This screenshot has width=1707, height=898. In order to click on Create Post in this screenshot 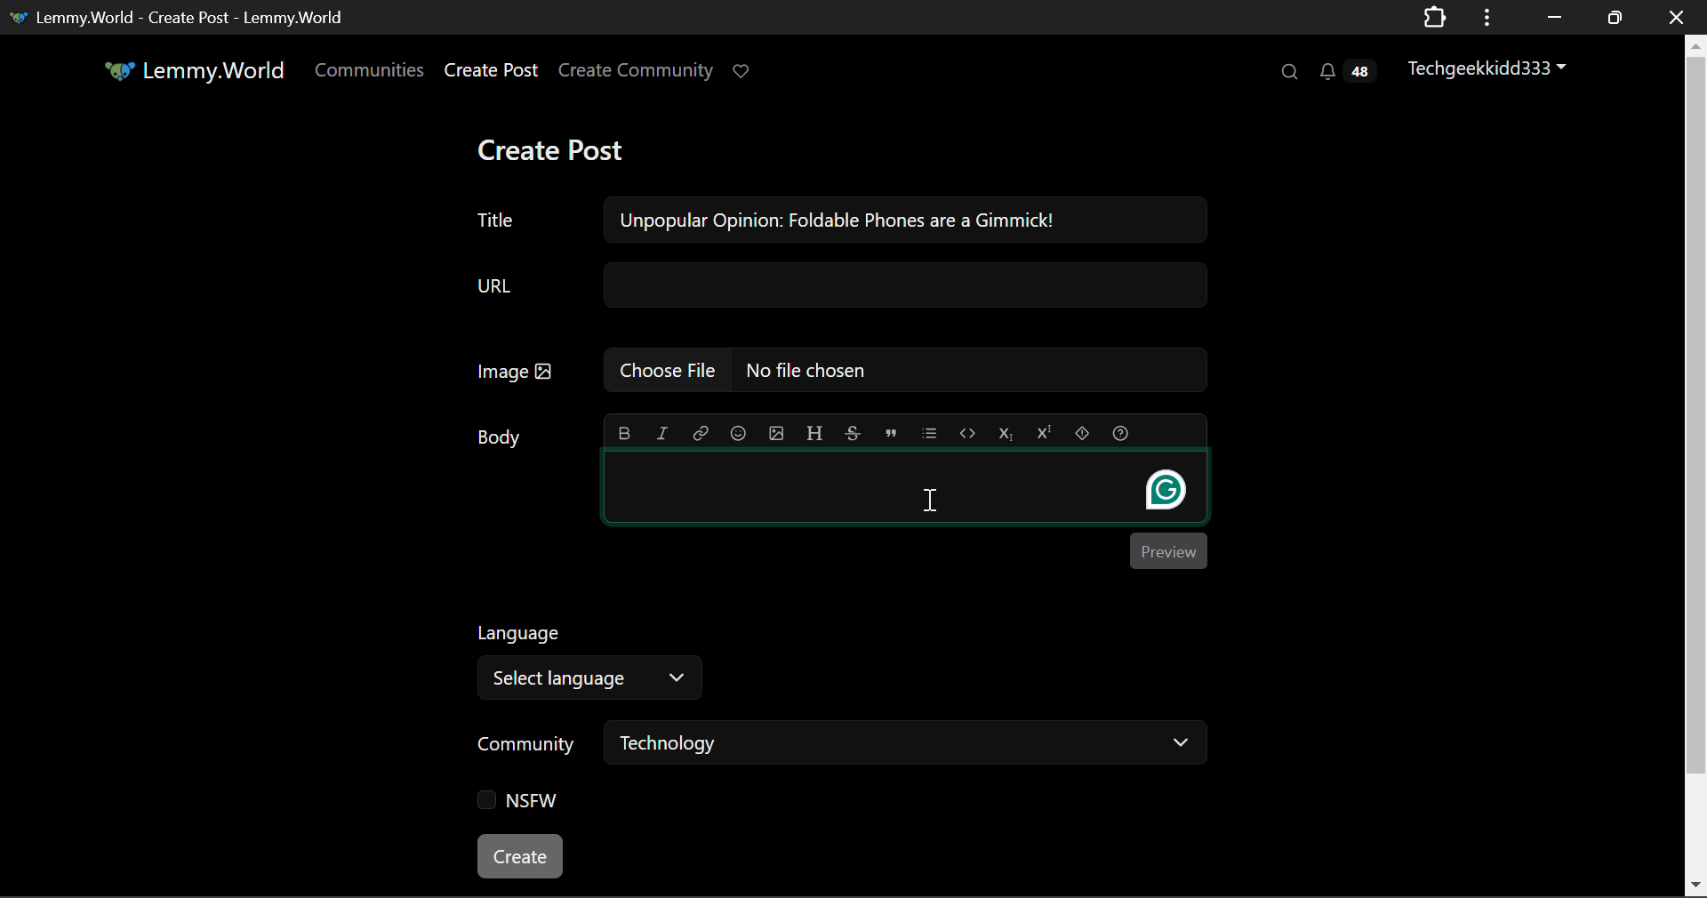, I will do `click(490, 73)`.